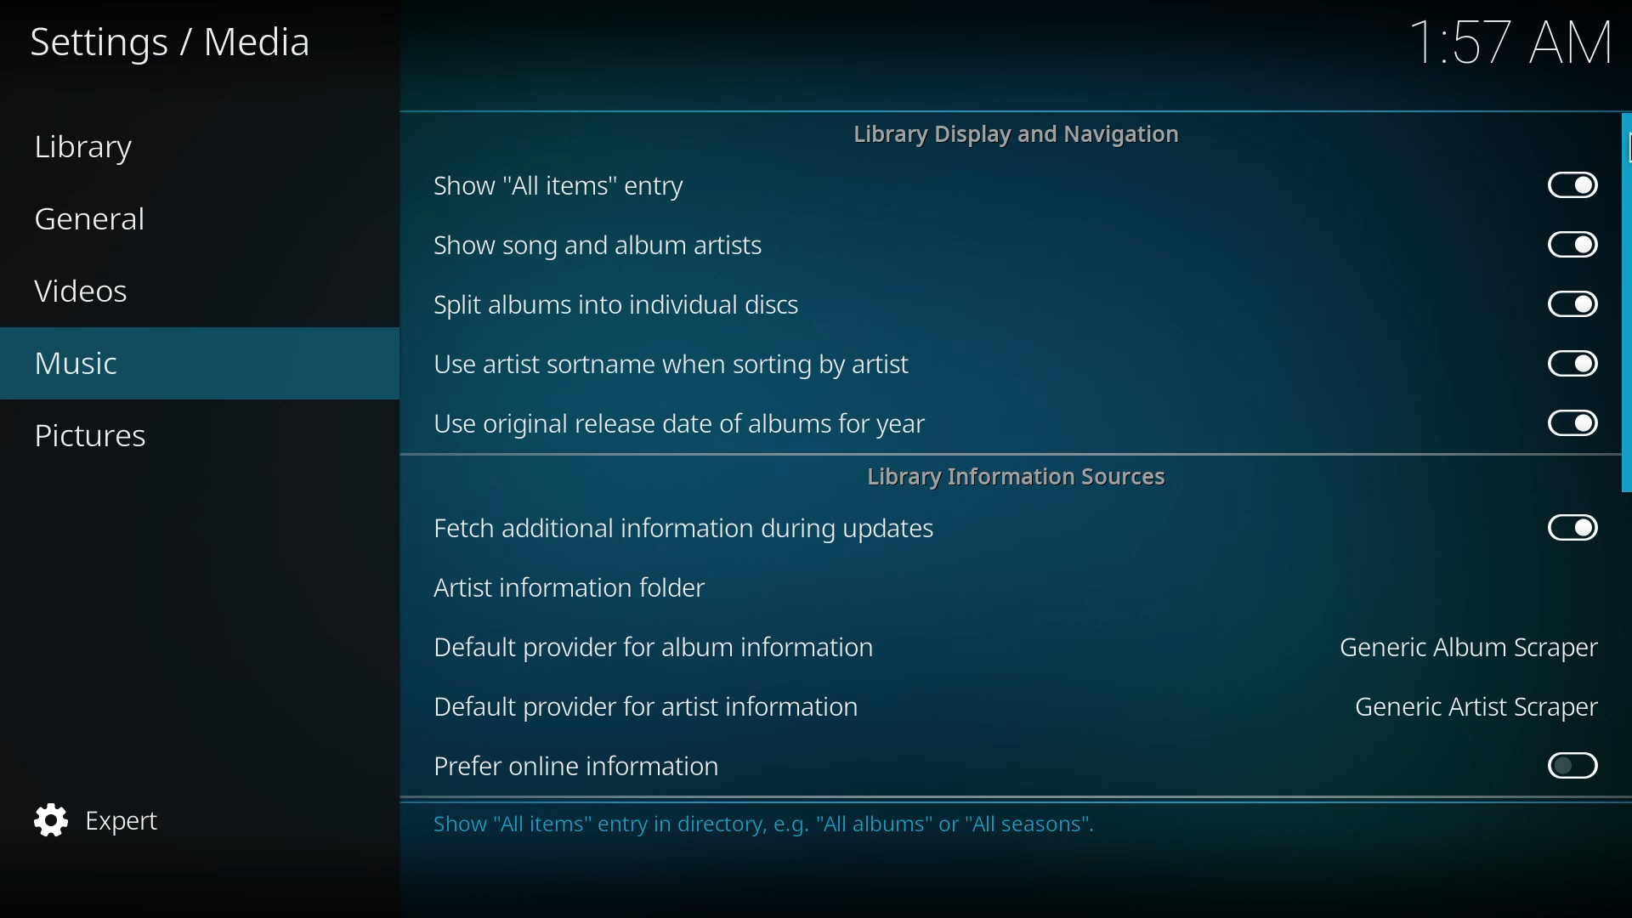  Describe the element at coordinates (76, 365) in the screenshot. I see `music` at that location.